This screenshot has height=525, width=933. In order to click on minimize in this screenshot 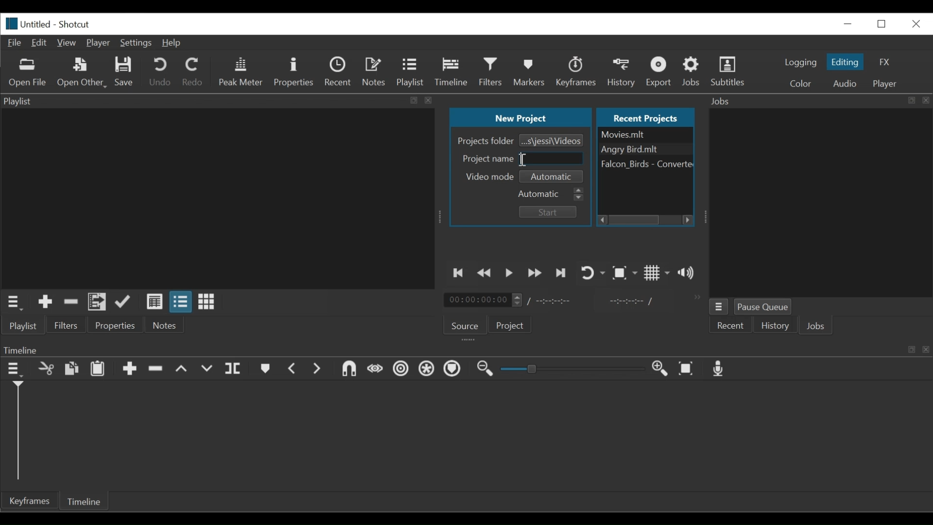, I will do `click(847, 24)`.